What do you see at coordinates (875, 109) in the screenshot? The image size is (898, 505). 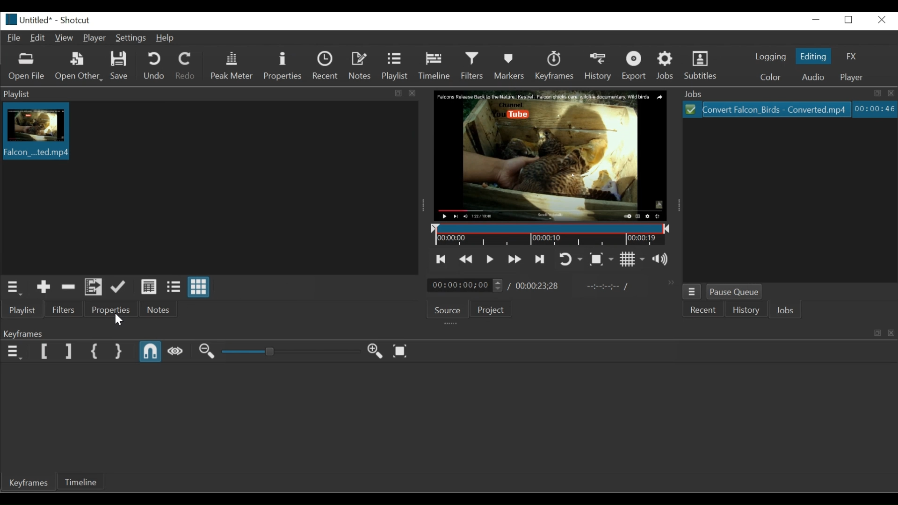 I see `Elapsed Hours: Minutes: Seconds` at bounding box center [875, 109].